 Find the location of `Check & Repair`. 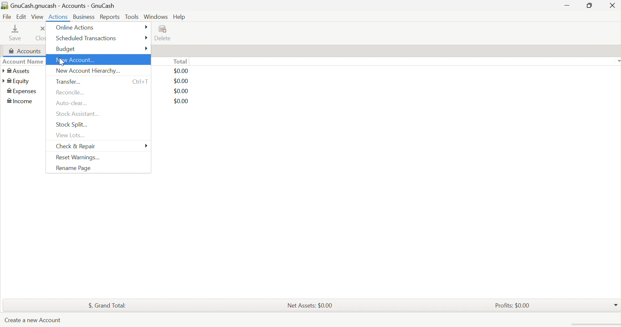

Check & Repair is located at coordinates (77, 147).